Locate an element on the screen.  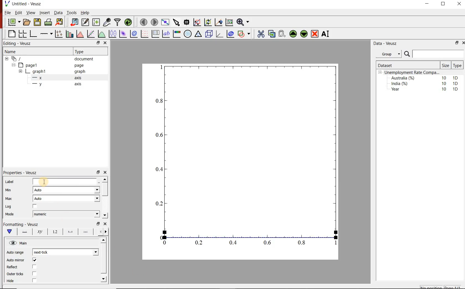
paste the widgets is located at coordinates (282, 34).